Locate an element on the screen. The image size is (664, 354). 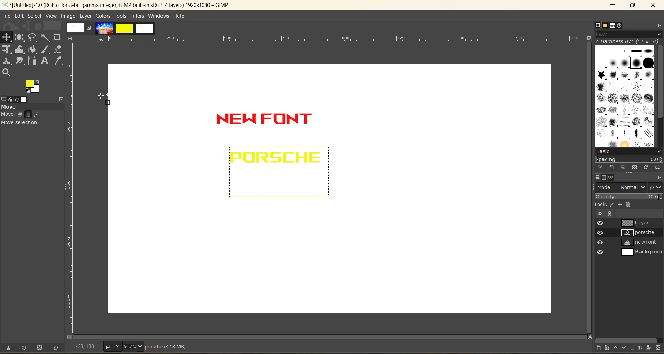
path tool is located at coordinates (32, 60).